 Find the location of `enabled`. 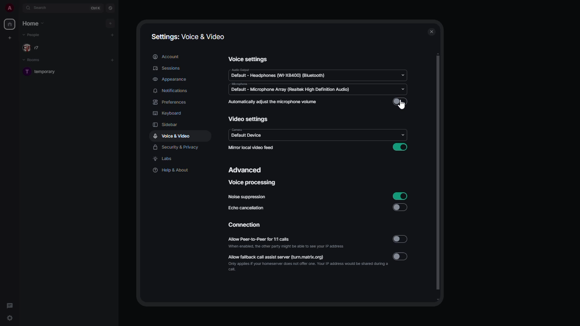

enabled is located at coordinates (400, 196).